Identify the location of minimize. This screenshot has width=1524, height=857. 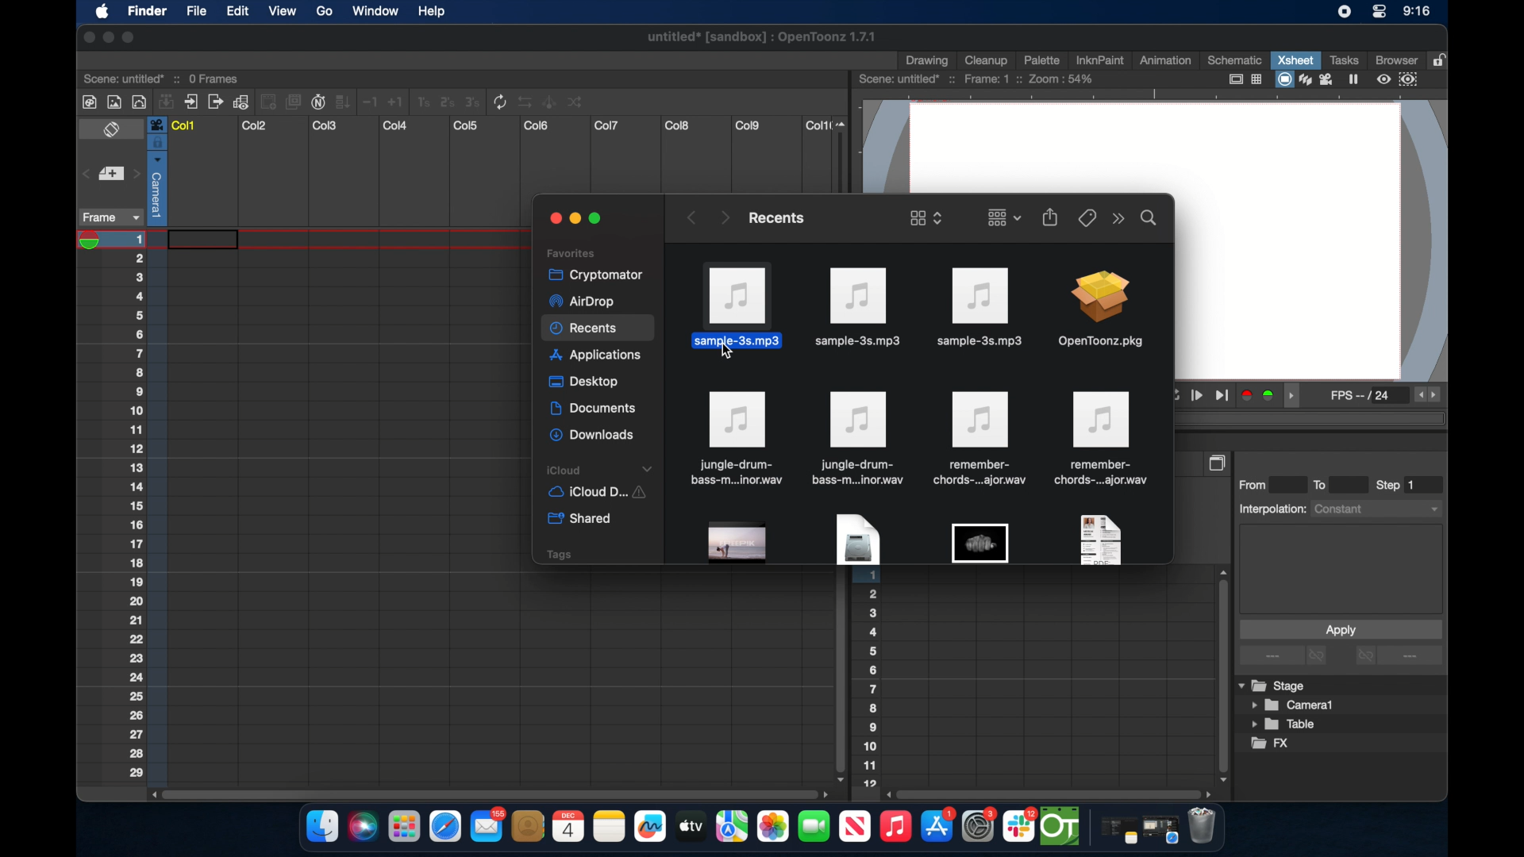
(573, 219).